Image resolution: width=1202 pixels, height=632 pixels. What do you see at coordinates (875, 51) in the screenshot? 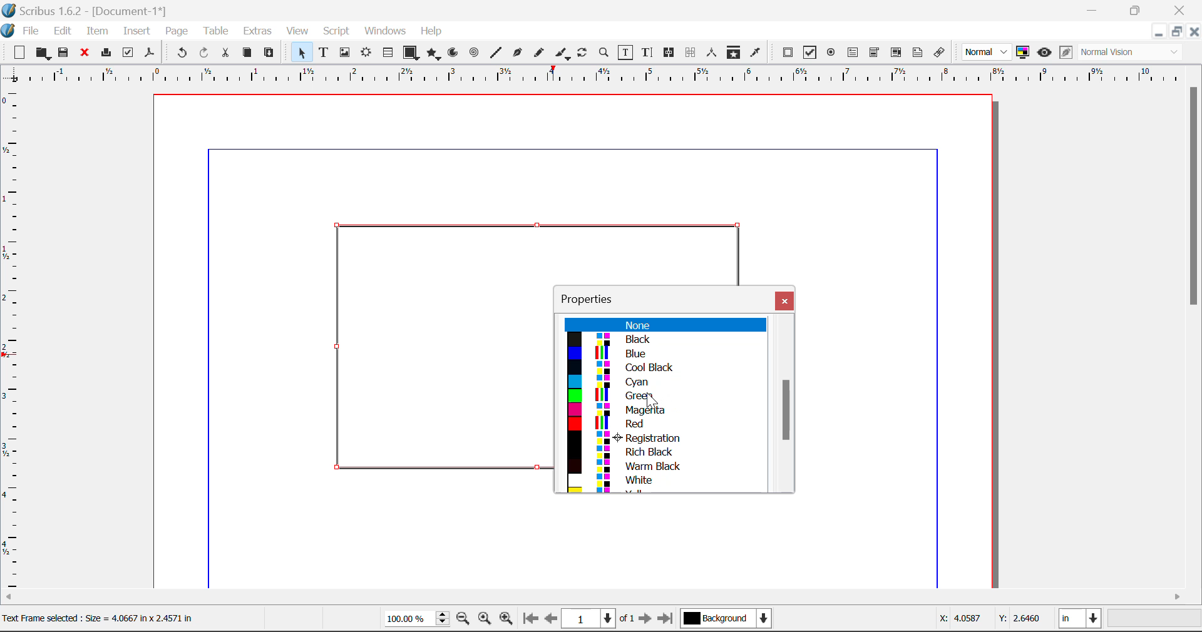
I see `Pdf Combo Box` at bounding box center [875, 51].